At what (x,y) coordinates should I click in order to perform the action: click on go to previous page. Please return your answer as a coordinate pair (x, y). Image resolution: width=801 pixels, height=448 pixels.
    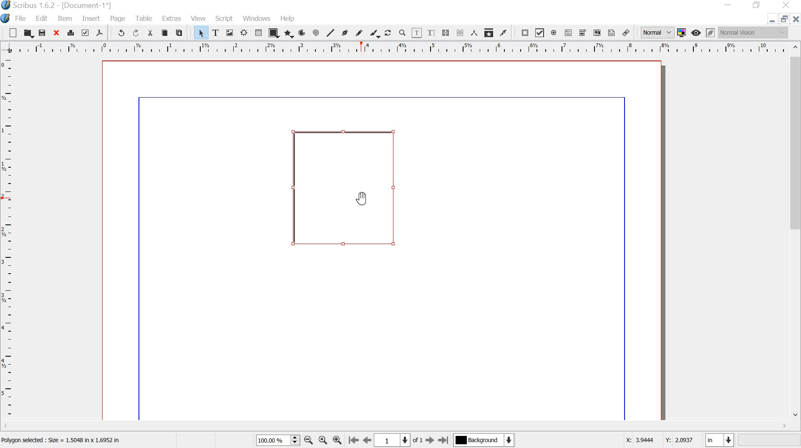
    Looking at the image, I should click on (368, 440).